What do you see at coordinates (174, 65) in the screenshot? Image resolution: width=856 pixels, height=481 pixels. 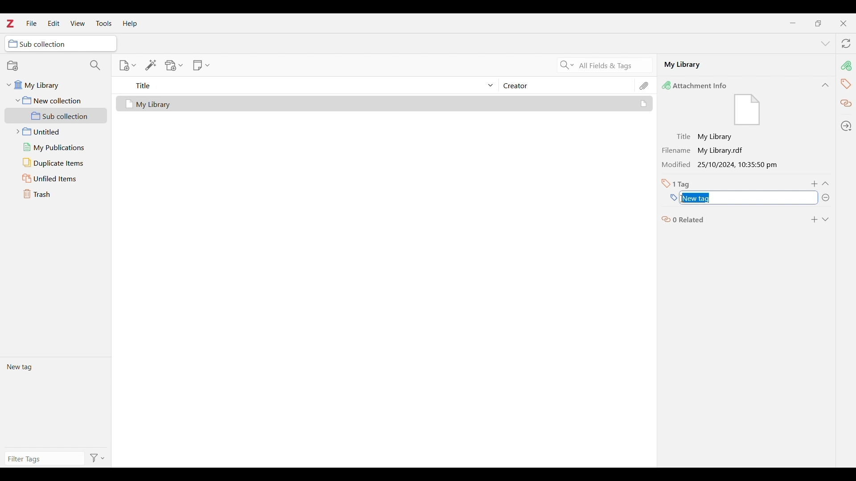 I see `Add attachment options` at bounding box center [174, 65].